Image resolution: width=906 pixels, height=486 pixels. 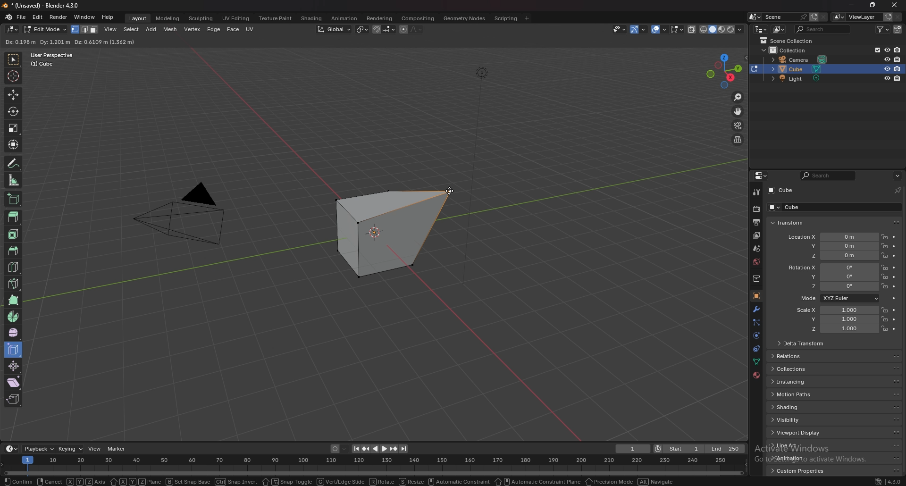 I want to click on enable mesh symmetry, so click(x=681, y=42).